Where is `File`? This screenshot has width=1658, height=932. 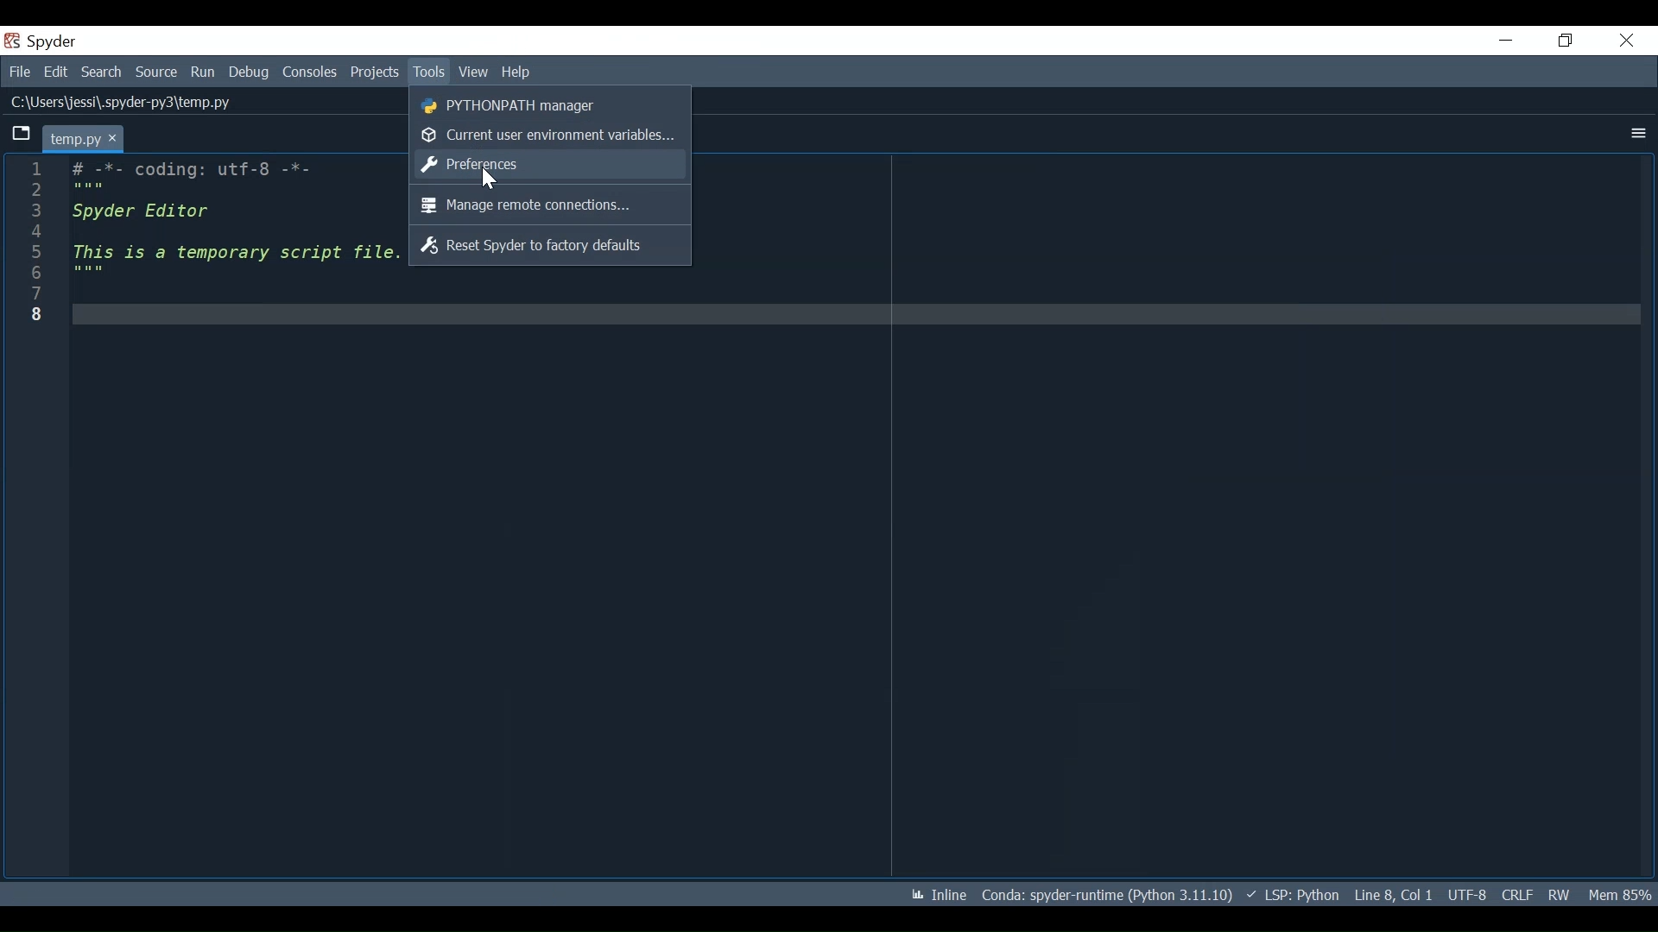
File is located at coordinates (22, 72).